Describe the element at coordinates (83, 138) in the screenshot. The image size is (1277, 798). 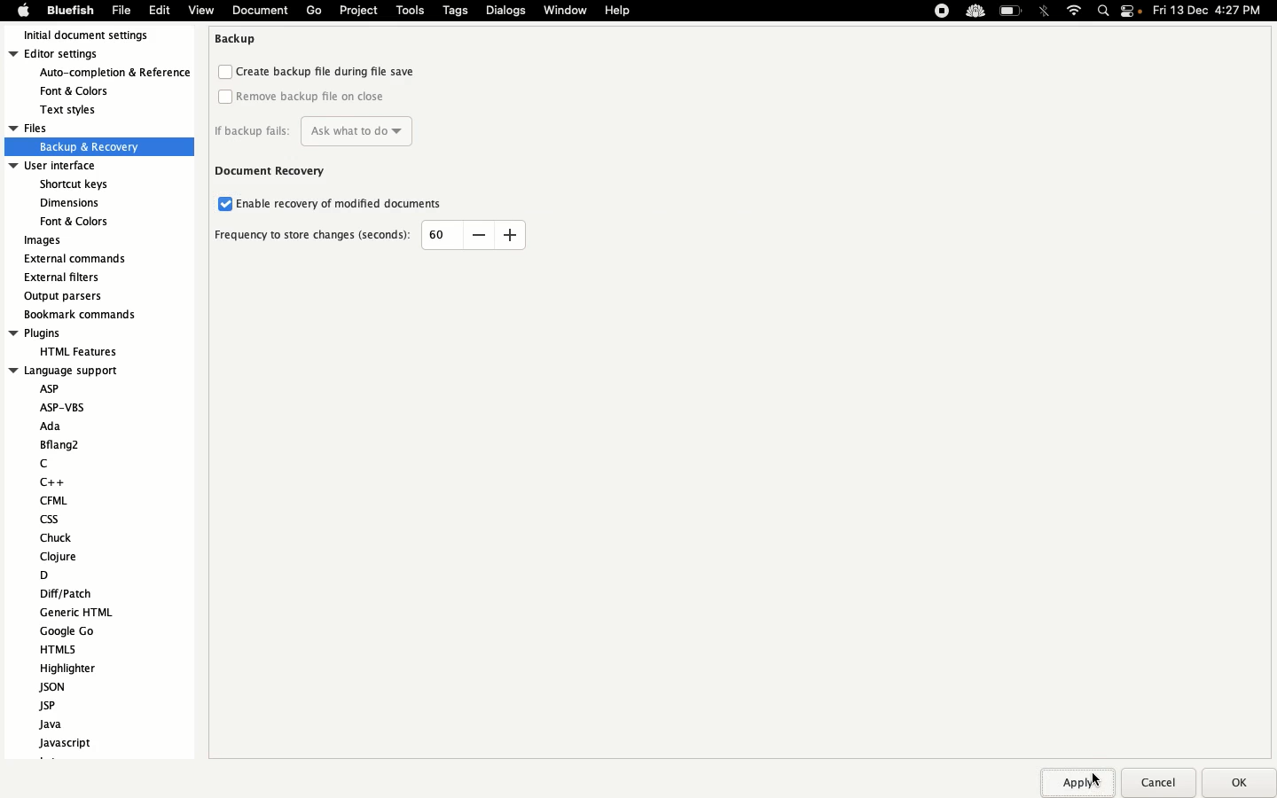
I see `Files` at that location.